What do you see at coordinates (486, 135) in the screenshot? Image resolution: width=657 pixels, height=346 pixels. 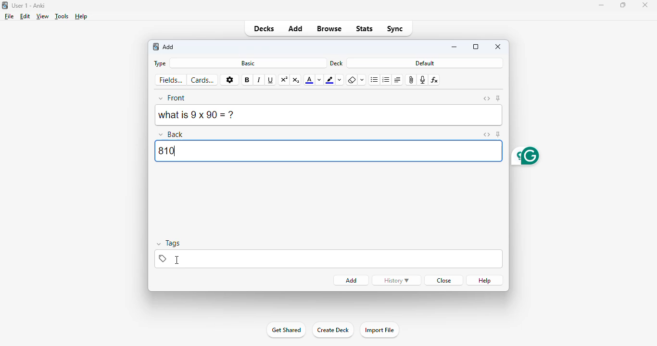 I see `toggle HTML editor` at bounding box center [486, 135].